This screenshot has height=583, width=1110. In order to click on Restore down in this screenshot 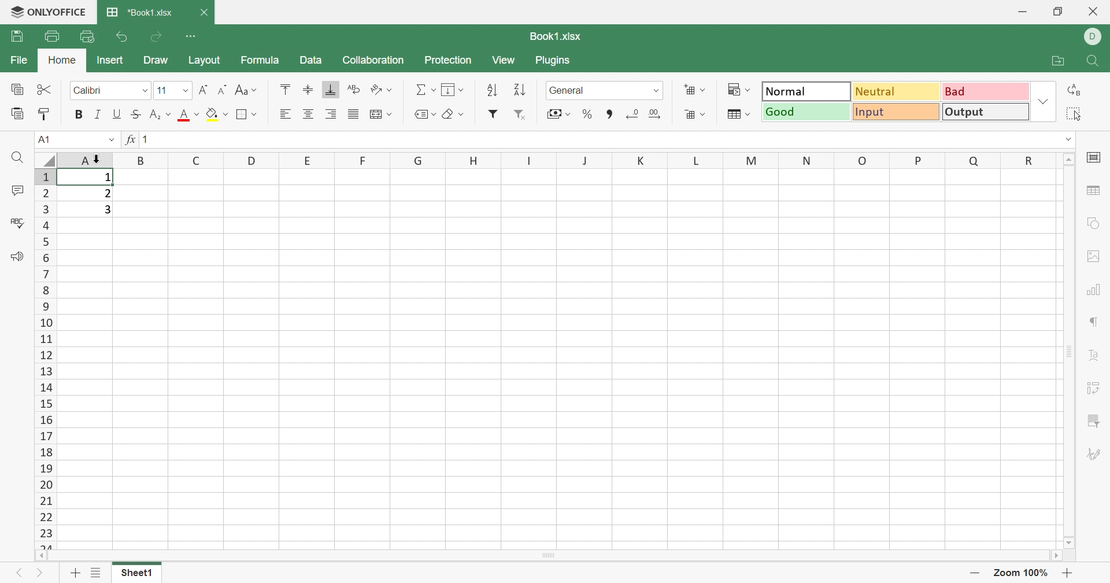, I will do `click(1058, 13)`.